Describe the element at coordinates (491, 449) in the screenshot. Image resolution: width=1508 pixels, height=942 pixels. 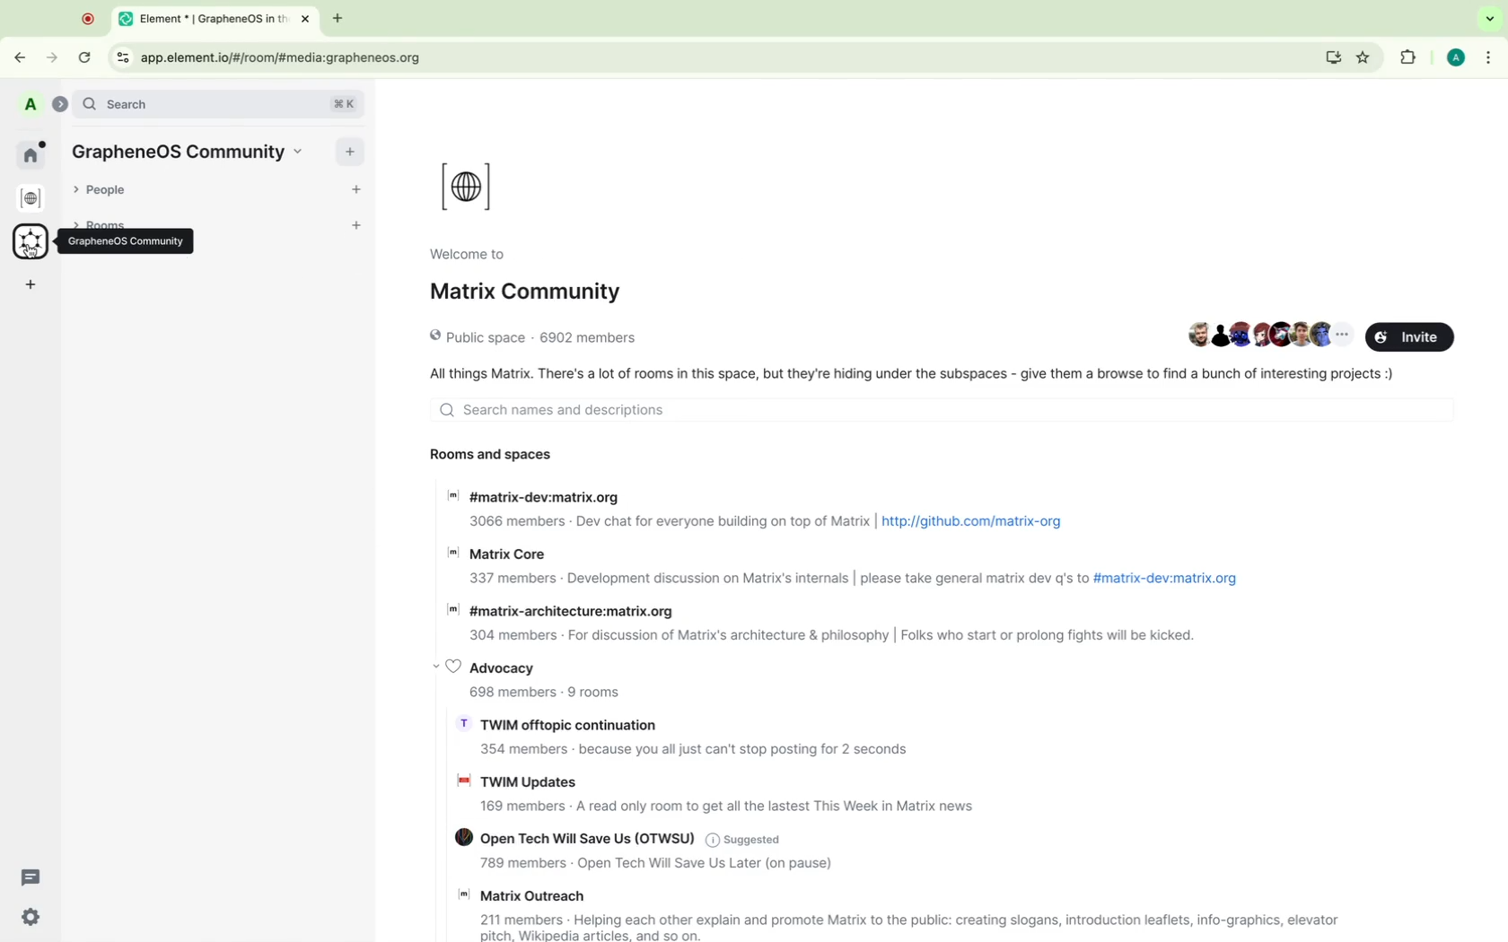
I see `rooms and spaces` at that location.